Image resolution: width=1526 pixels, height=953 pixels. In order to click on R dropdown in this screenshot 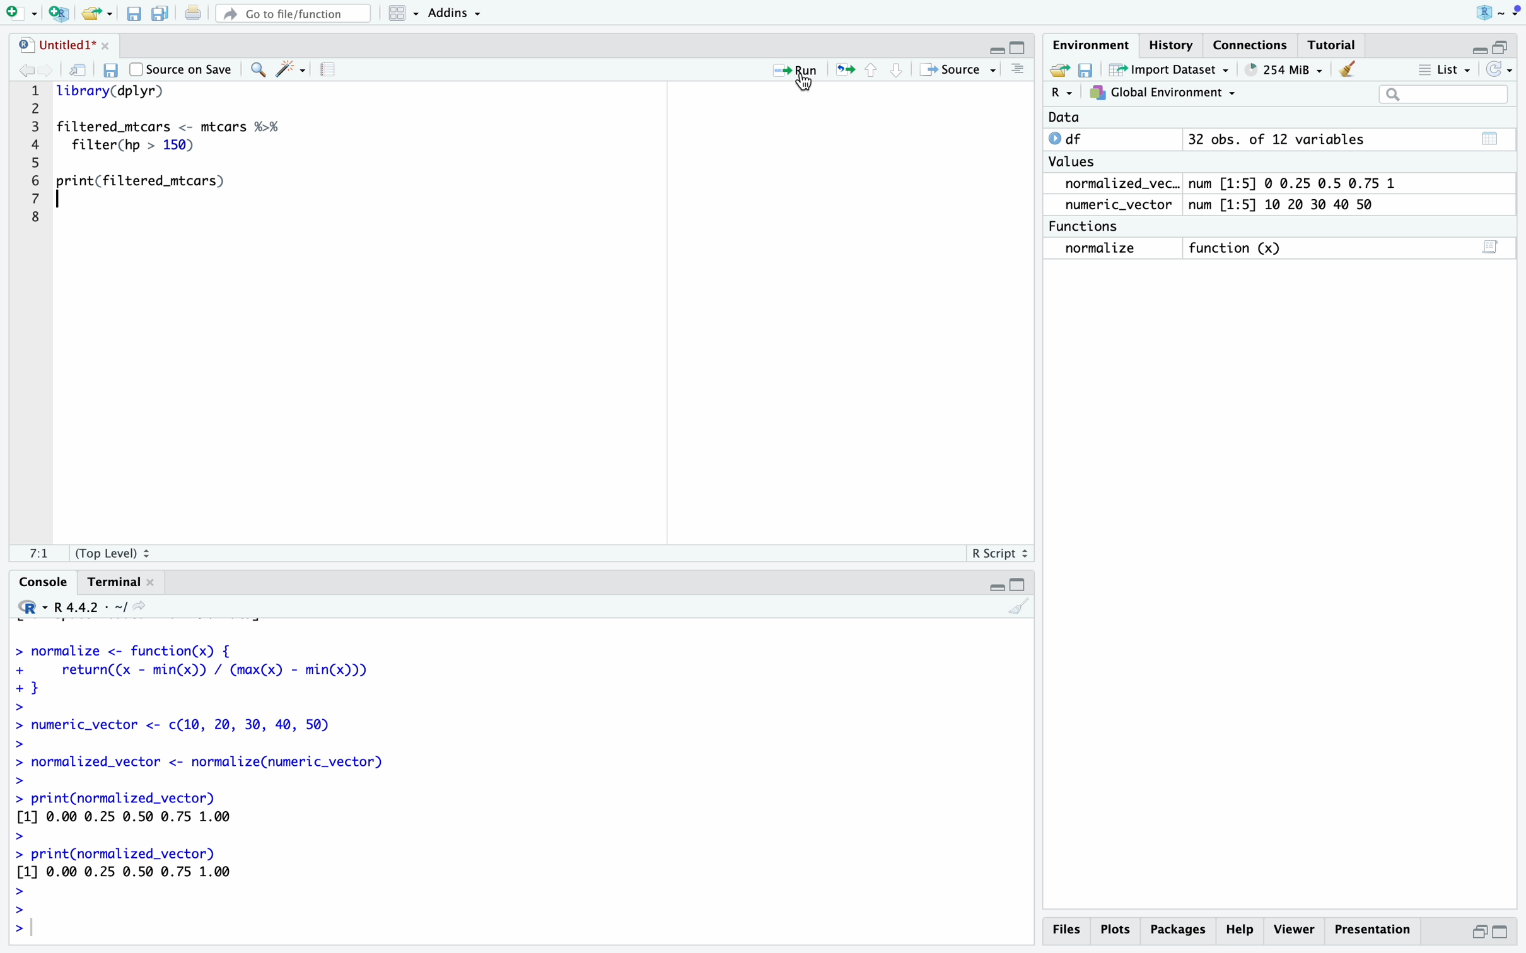, I will do `click(1062, 93)`.